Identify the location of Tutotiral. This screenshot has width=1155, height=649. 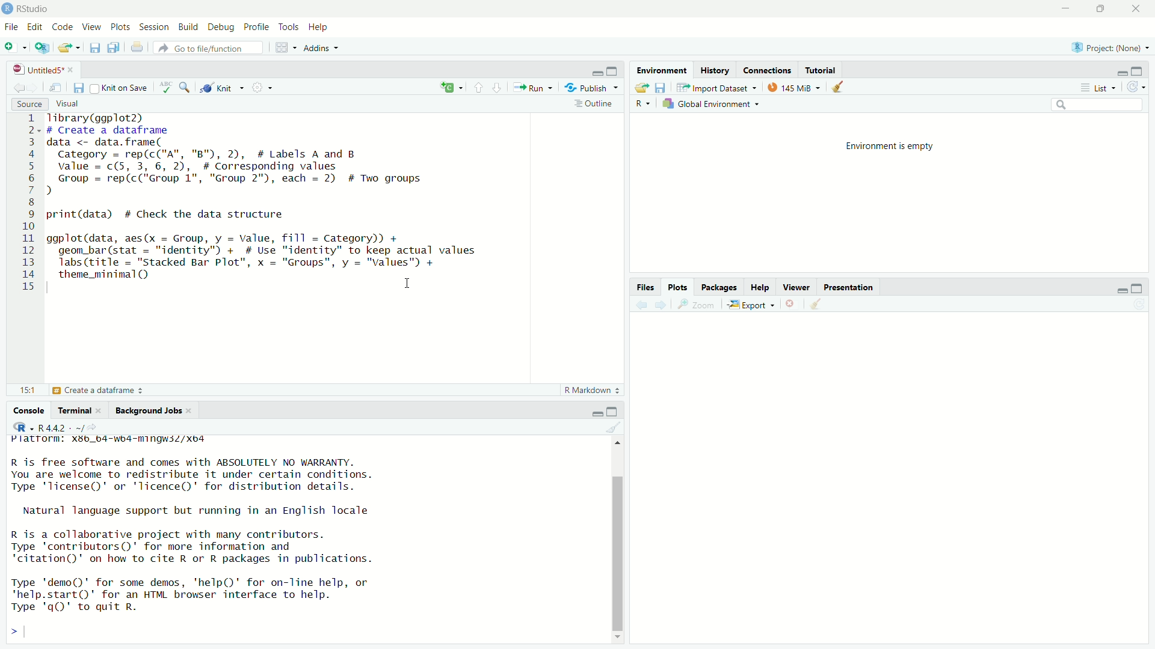
(821, 69).